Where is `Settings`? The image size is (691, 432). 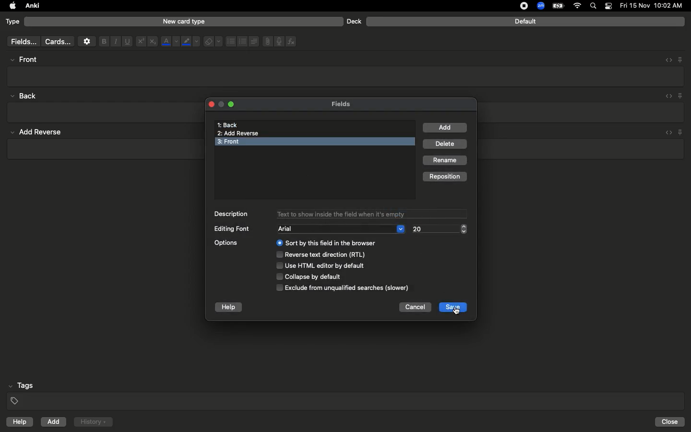
Settings is located at coordinates (87, 41).